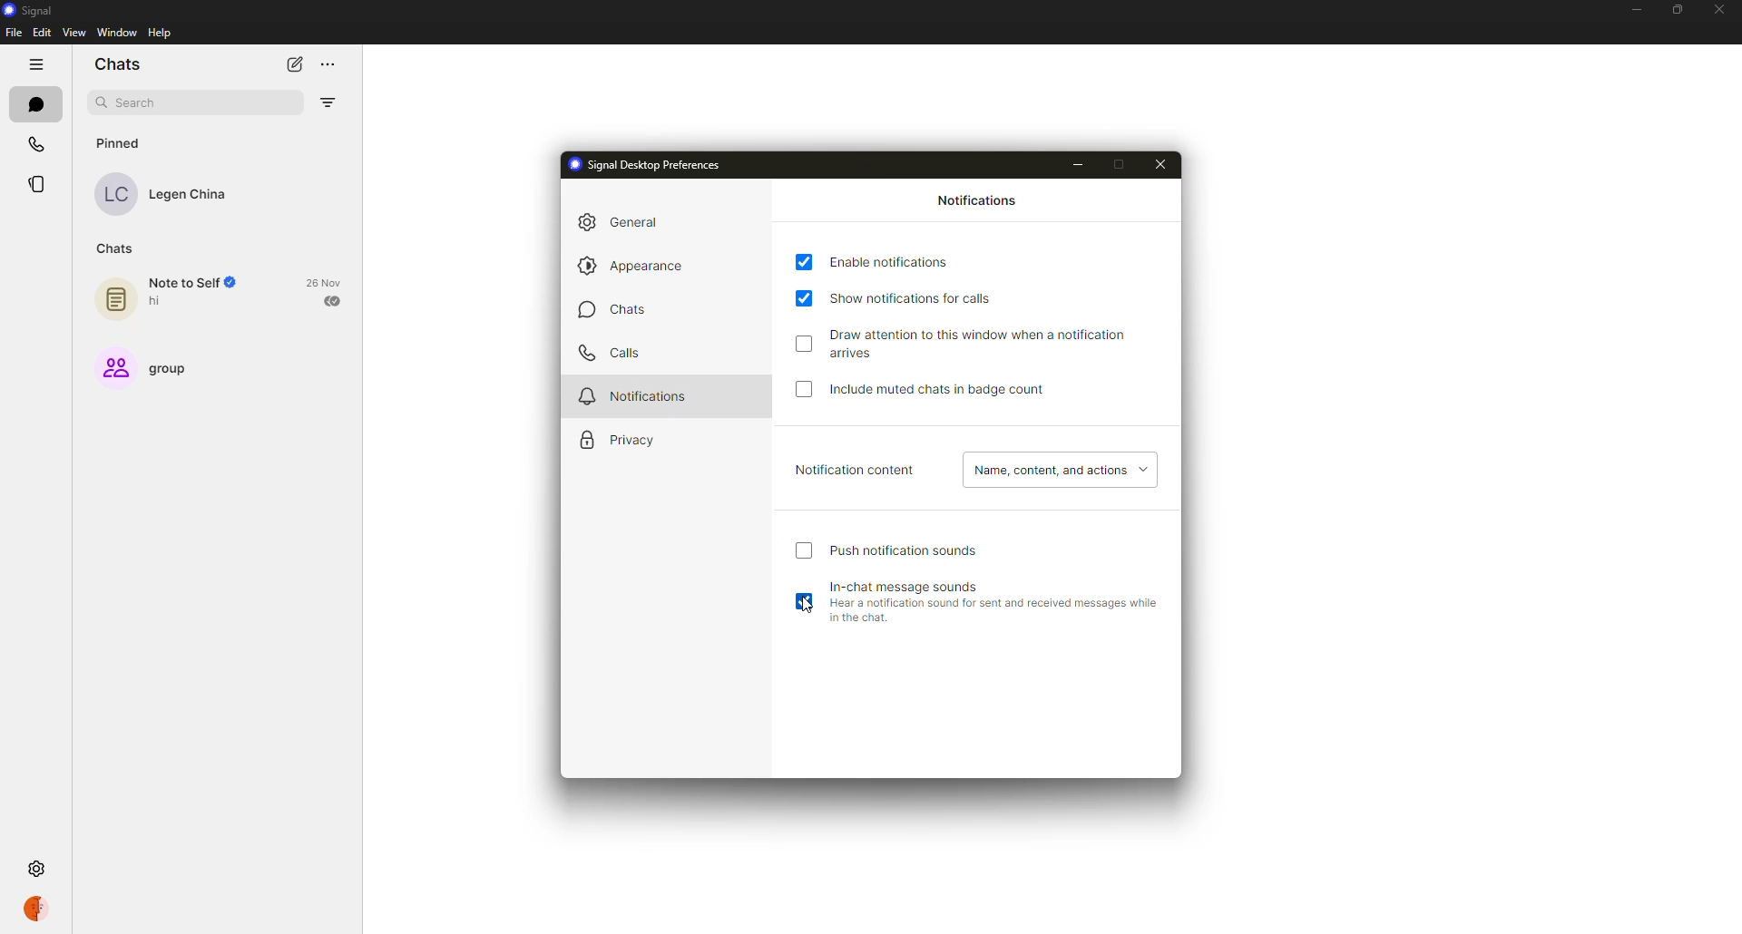 The height and width of the screenshot is (934, 1742). What do you see at coordinates (174, 297) in the screenshot?
I see `note to self` at bounding box center [174, 297].